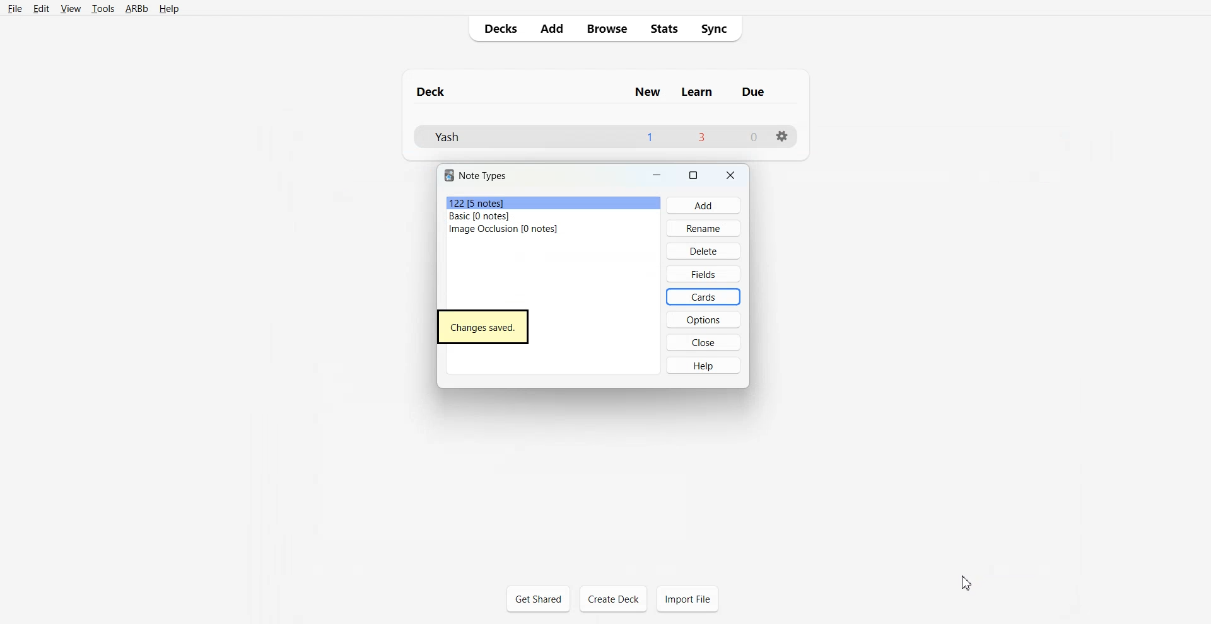  Describe the element at coordinates (703, 205) in the screenshot. I see `add` at that location.